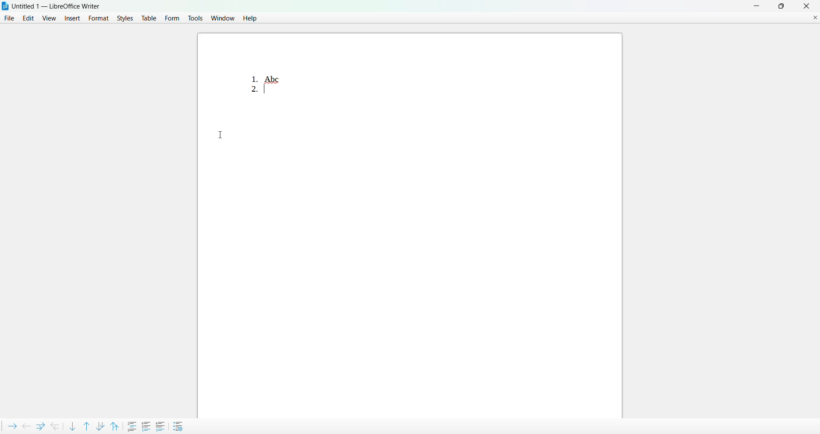 The width and height of the screenshot is (820, 434). I want to click on bullets and numbering, so click(179, 426).